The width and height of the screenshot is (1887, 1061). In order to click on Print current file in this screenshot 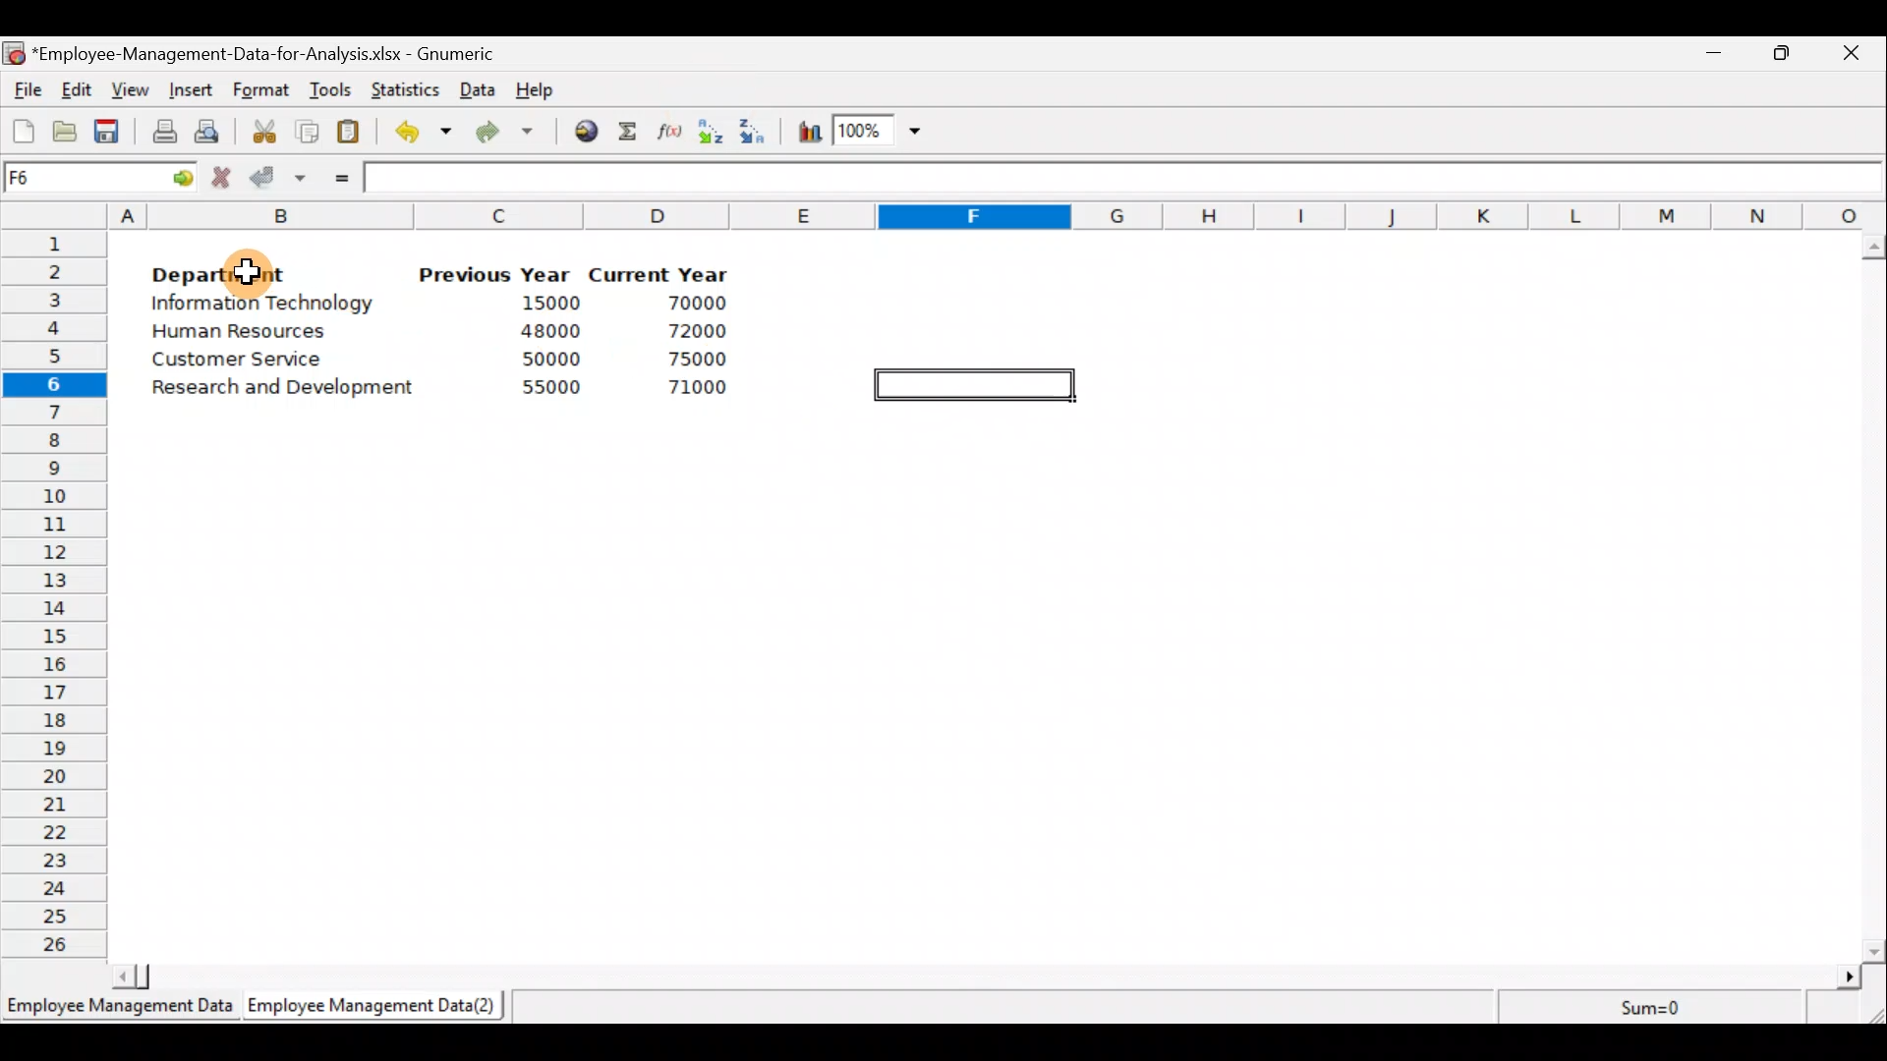, I will do `click(164, 131)`.